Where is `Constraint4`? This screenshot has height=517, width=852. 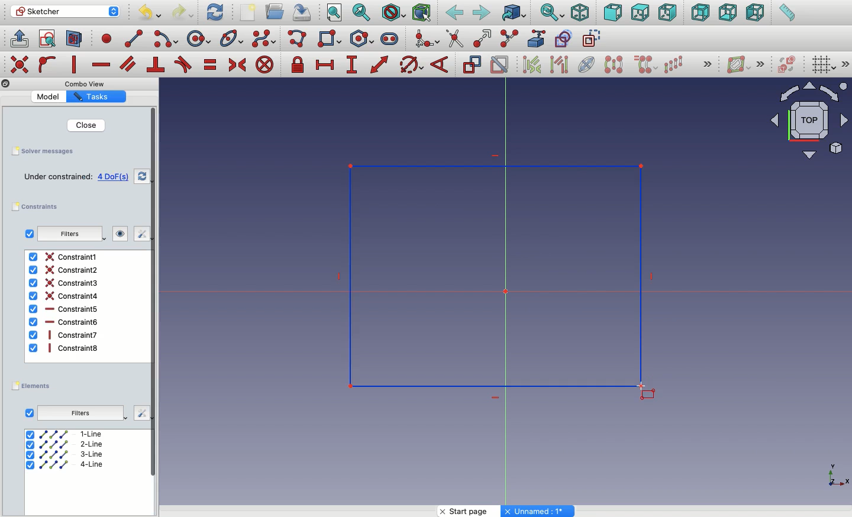 Constraint4 is located at coordinates (64, 296).